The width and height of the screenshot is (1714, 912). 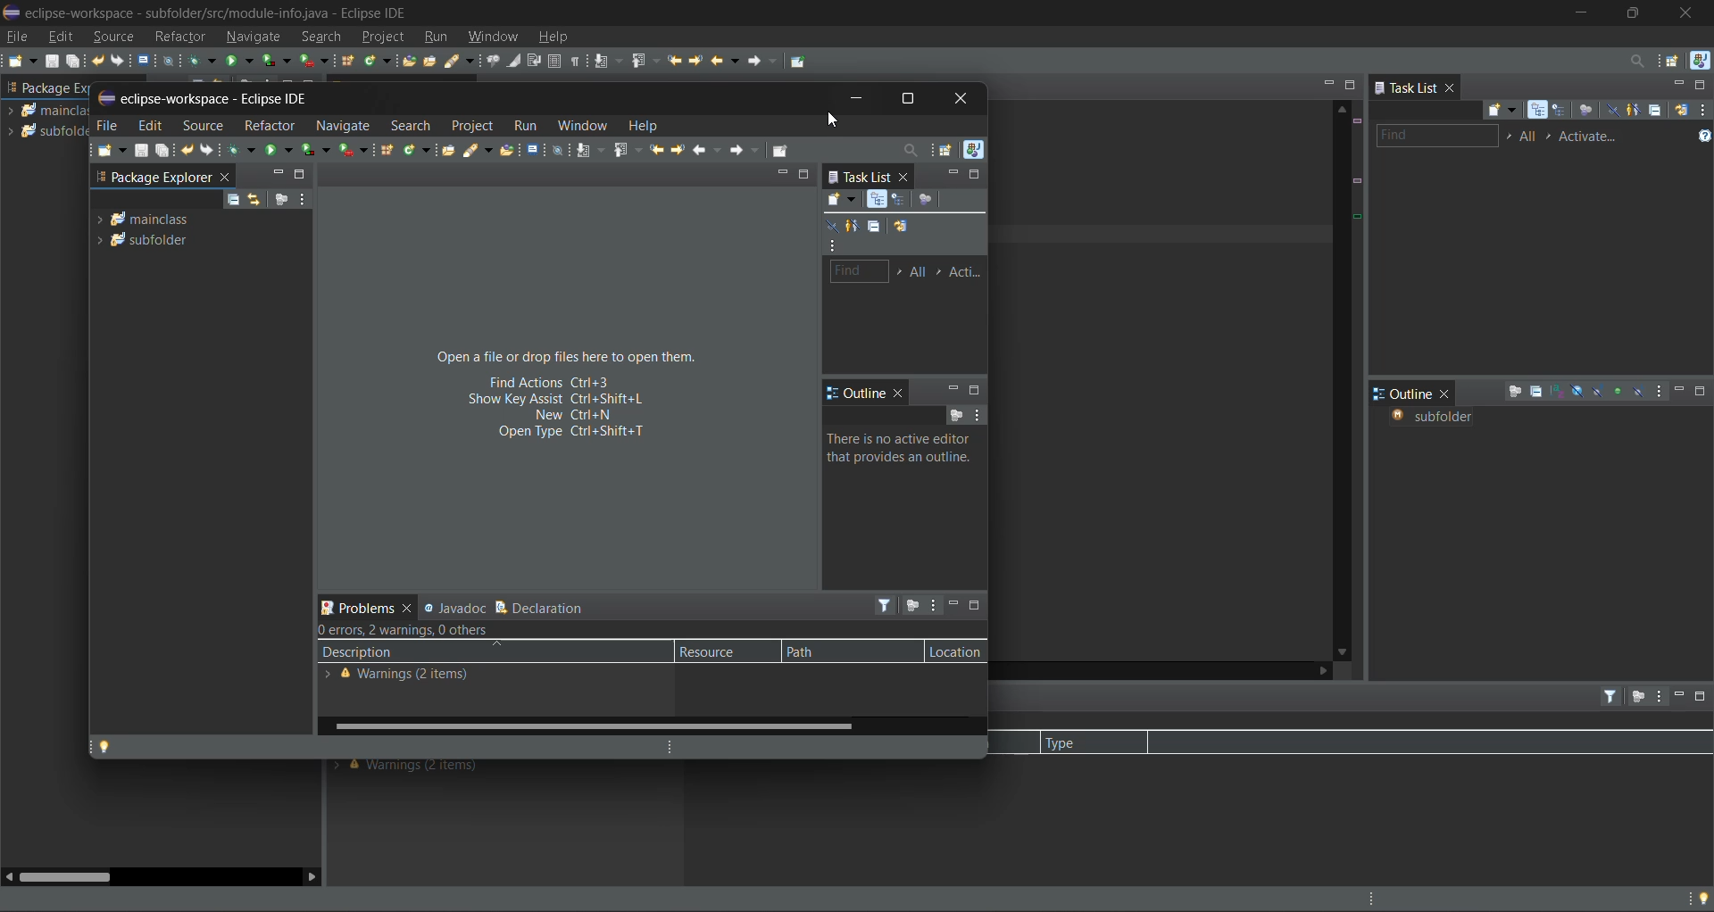 What do you see at coordinates (203, 127) in the screenshot?
I see `source` at bounding box center [203, 127].